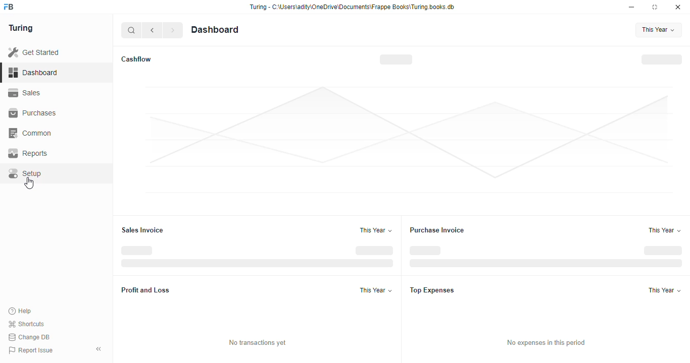  Describe the element at coordinates (377, 291) in the screenshot. I see `This Year ` at that location.